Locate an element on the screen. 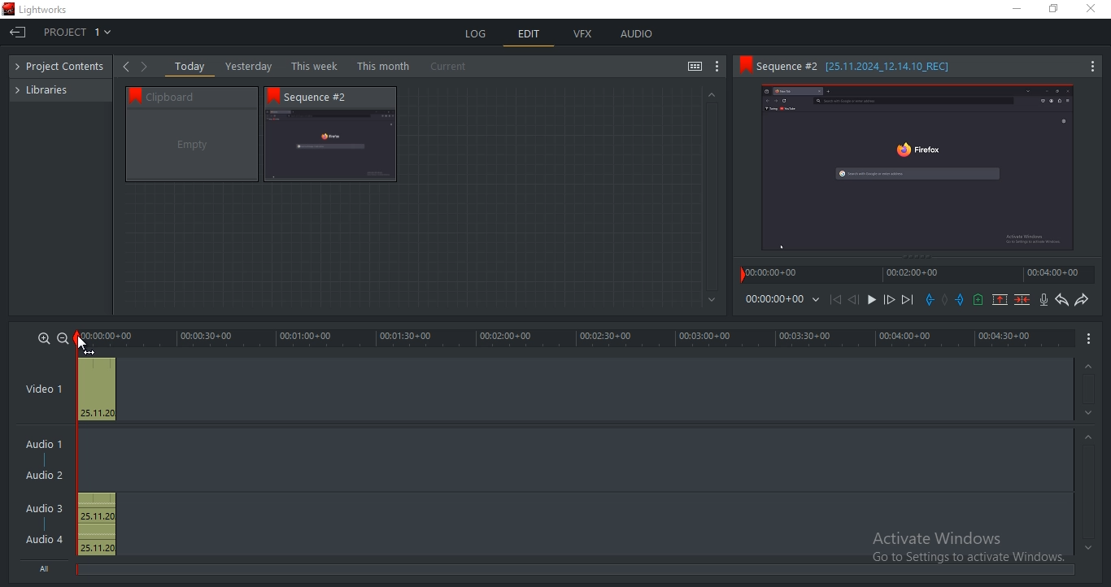 Image resolution: width=1111 pixels, height=587 pixels. Audio 1 is located at coordinates (41, 446).